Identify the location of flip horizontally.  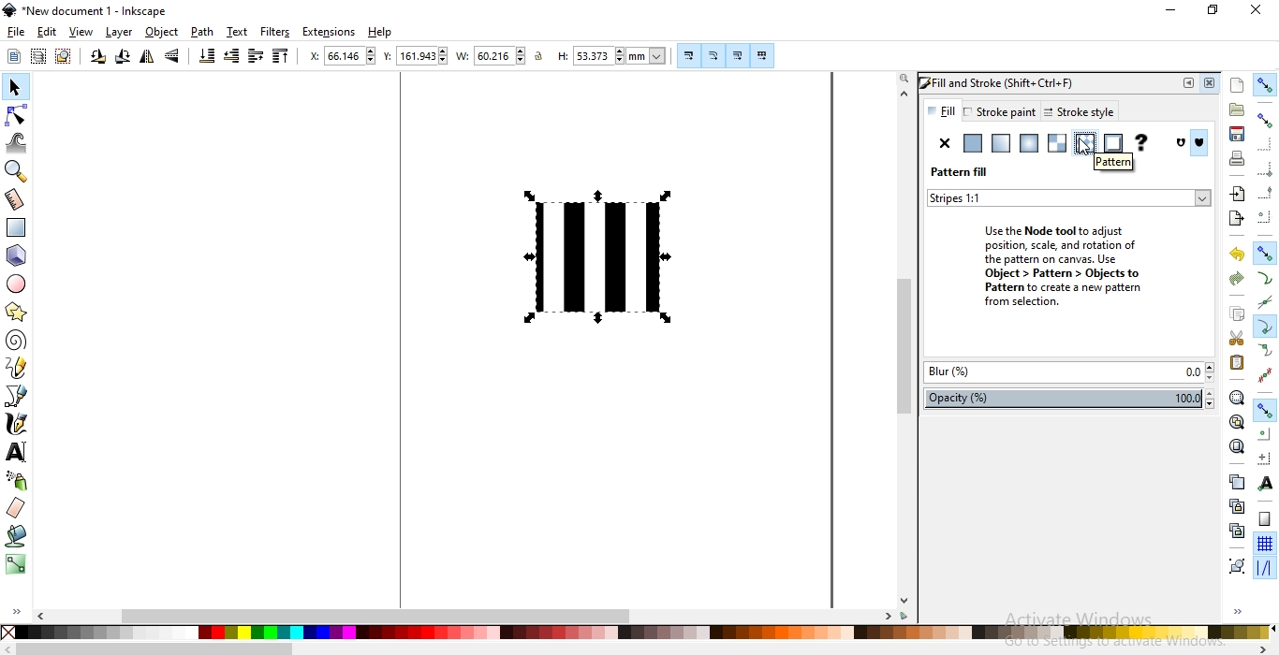
(147, 59).